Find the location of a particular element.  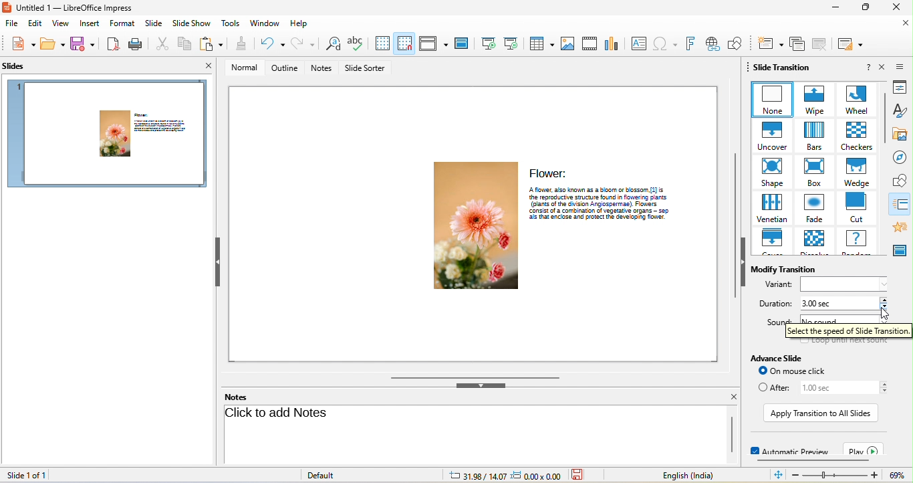

find and replace is located at coordinates (331, 44).